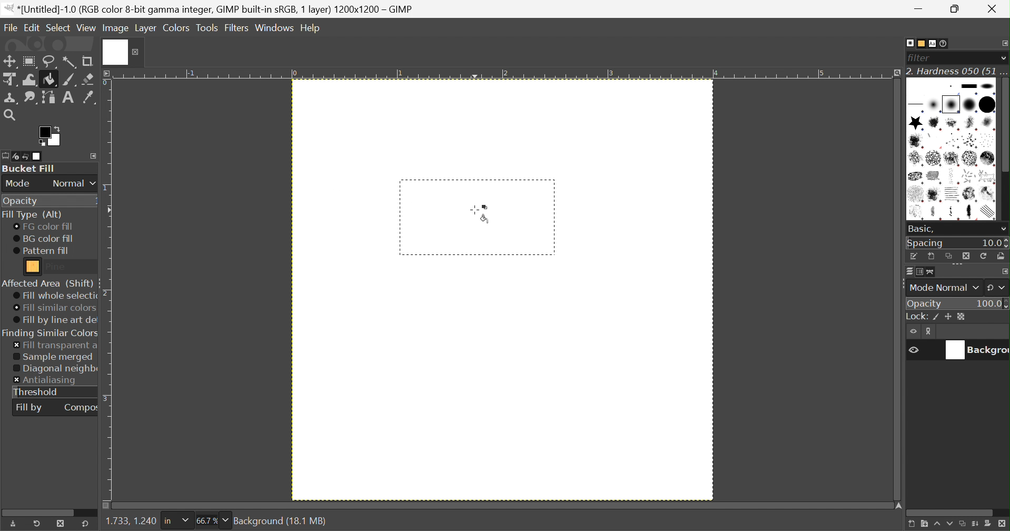  I want to click on Space, so click(926, 243).